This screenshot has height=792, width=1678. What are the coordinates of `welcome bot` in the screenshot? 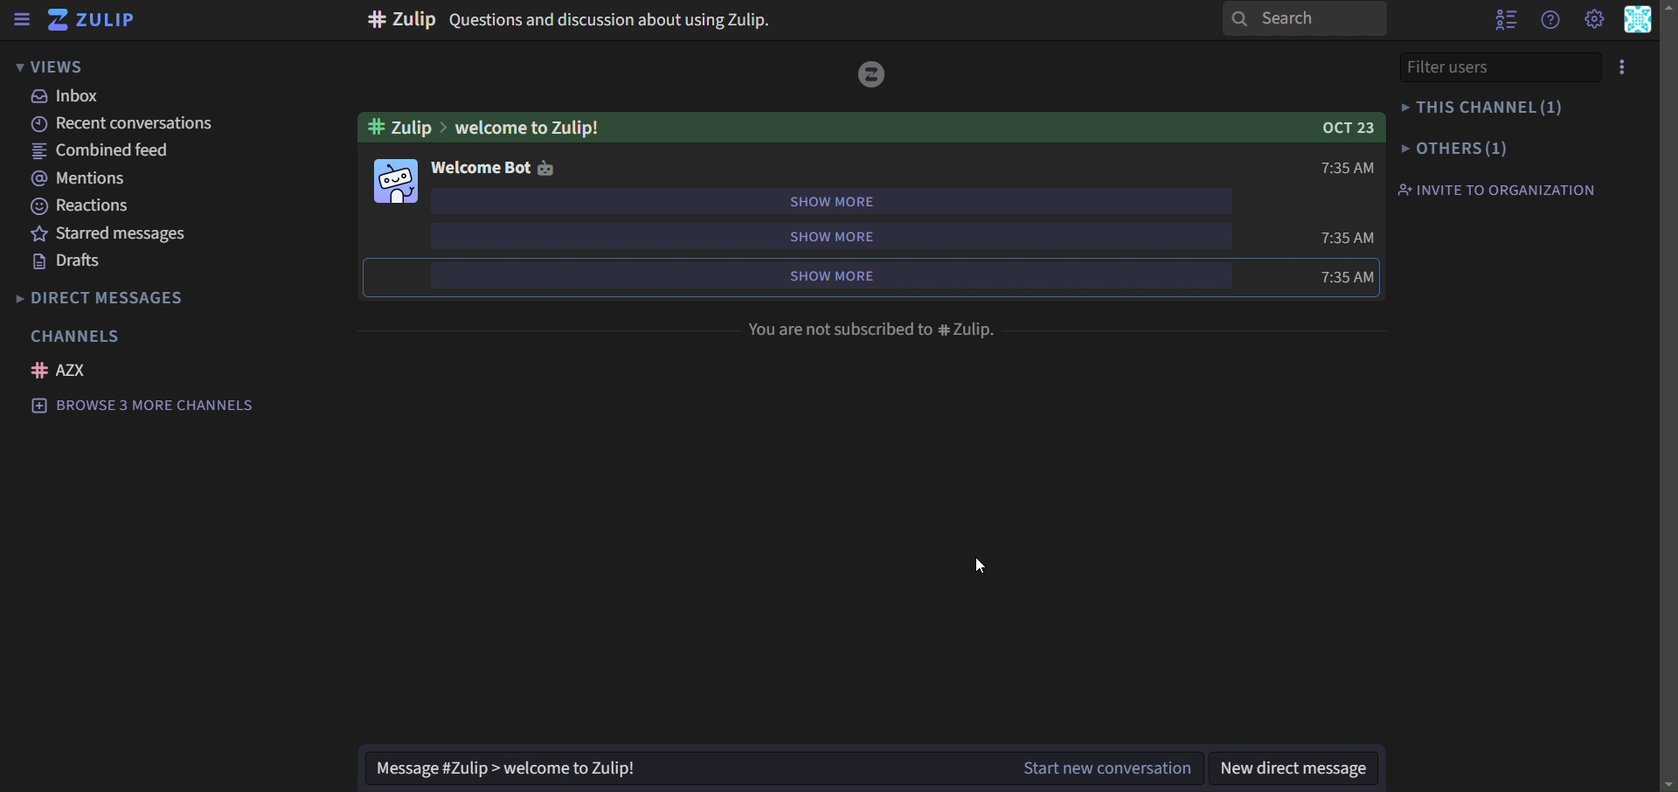 It's located at (491, 168).